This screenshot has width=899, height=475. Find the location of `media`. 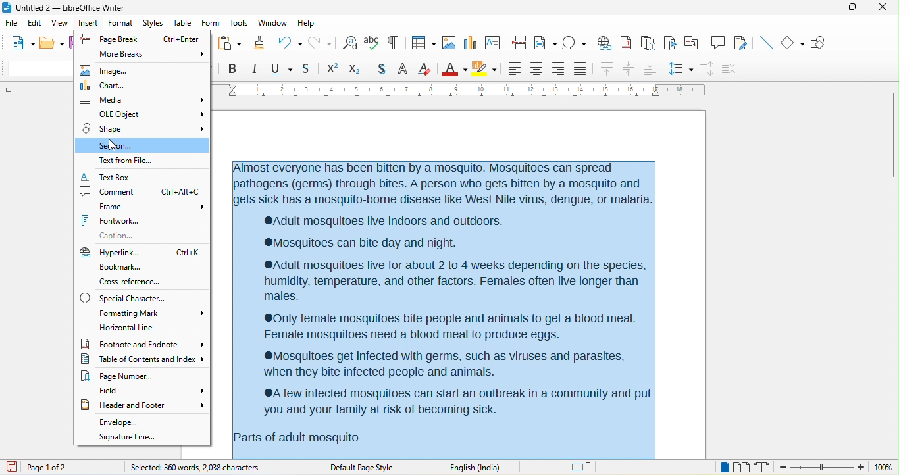

media is located at coordinates (140, 100).